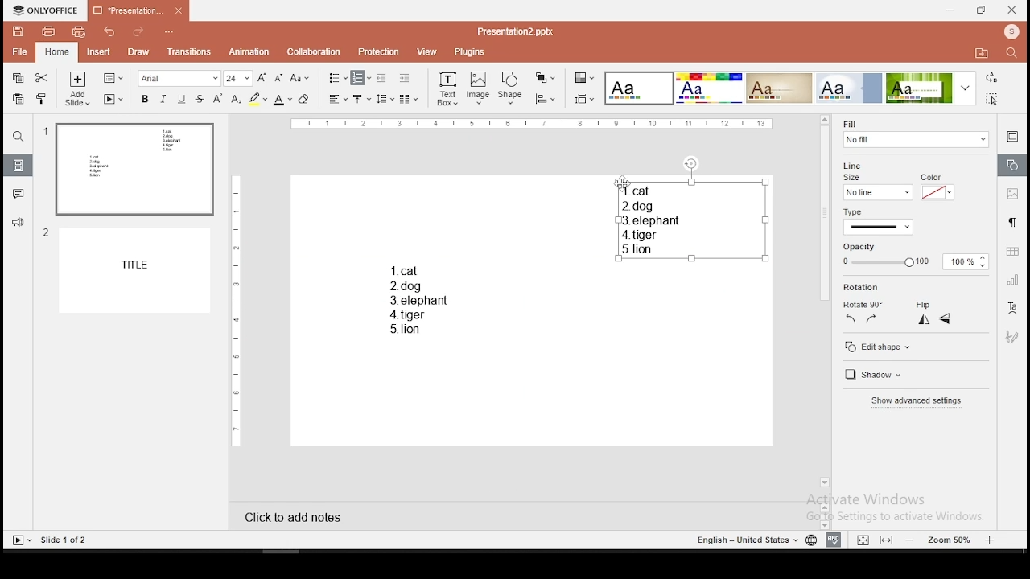 The width and height of the screenshot is (1030, 579). Describe the element at coordinates (338, 79) in the screenshot. I see `bullets` at that location.